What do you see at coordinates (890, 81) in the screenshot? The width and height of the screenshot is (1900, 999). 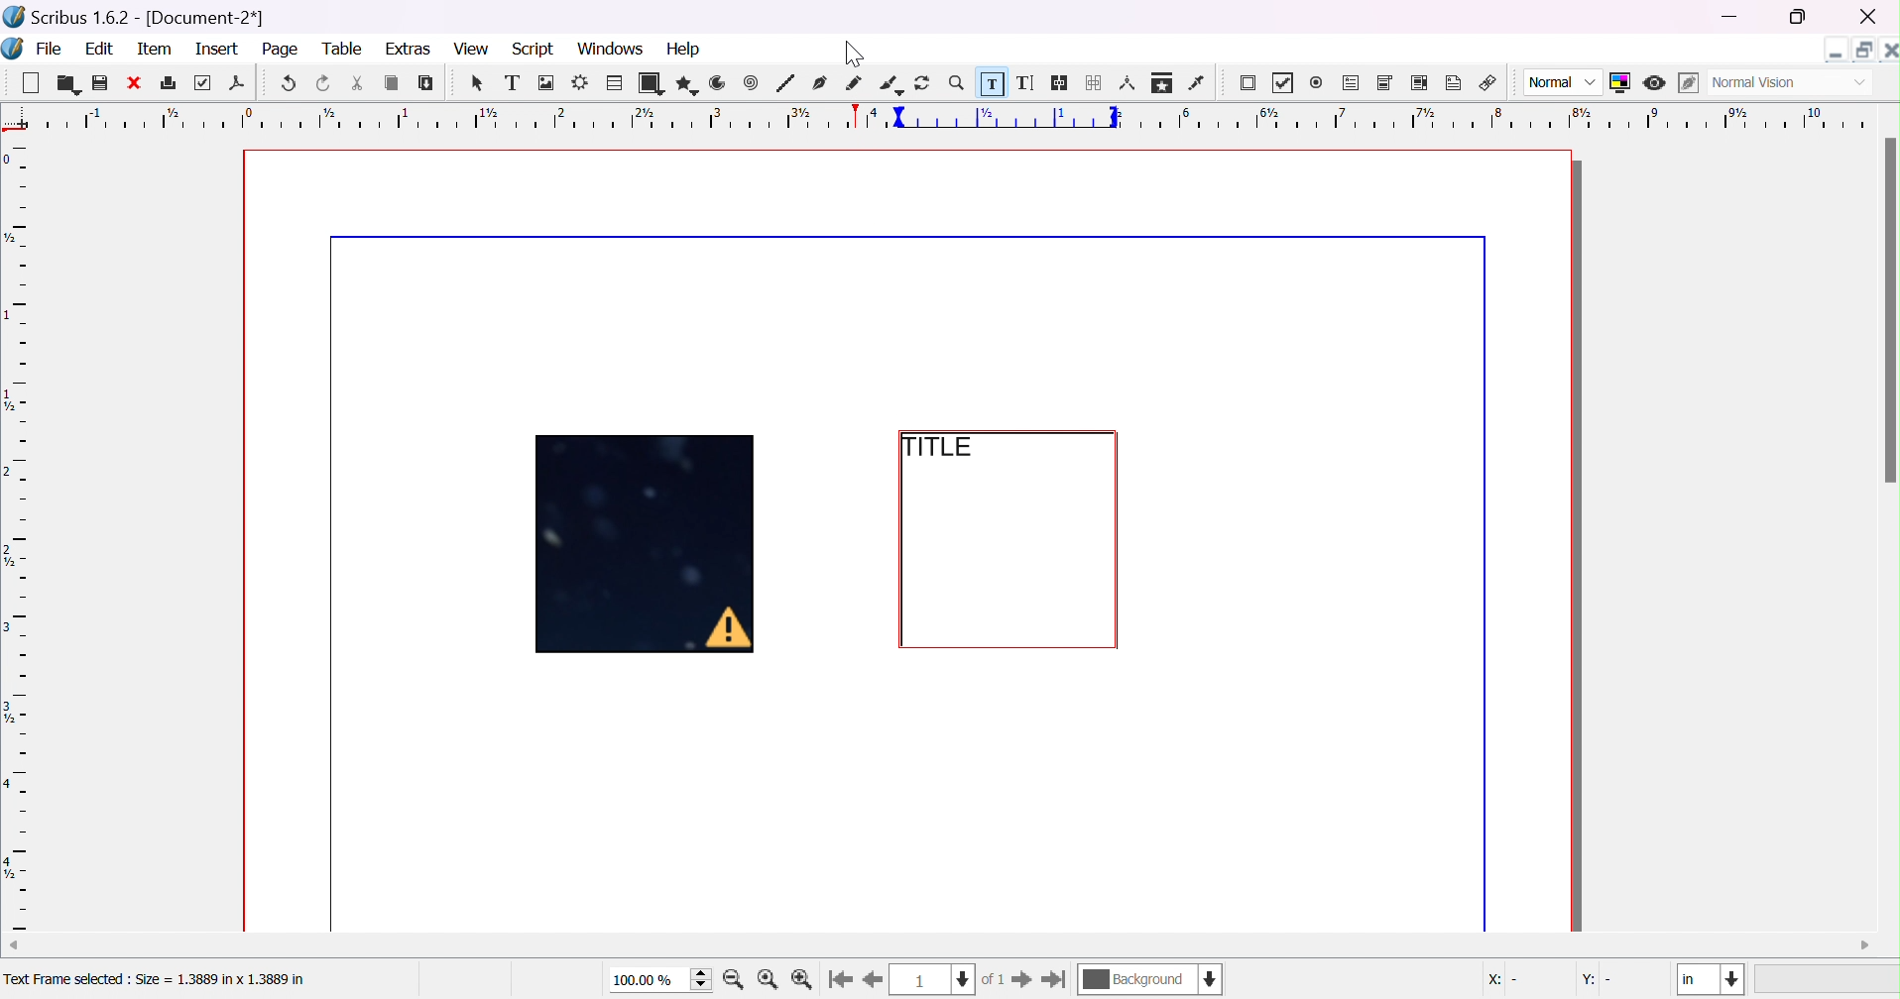 I see `calligraphic line` at bounding box center [890, 81].